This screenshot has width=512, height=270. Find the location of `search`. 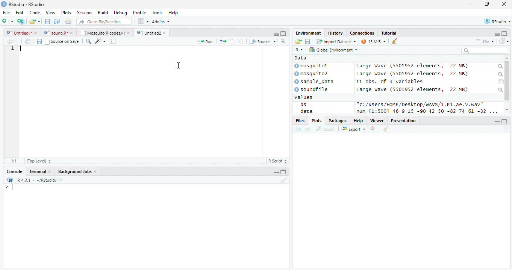

search is located at coordinates (500, 90).